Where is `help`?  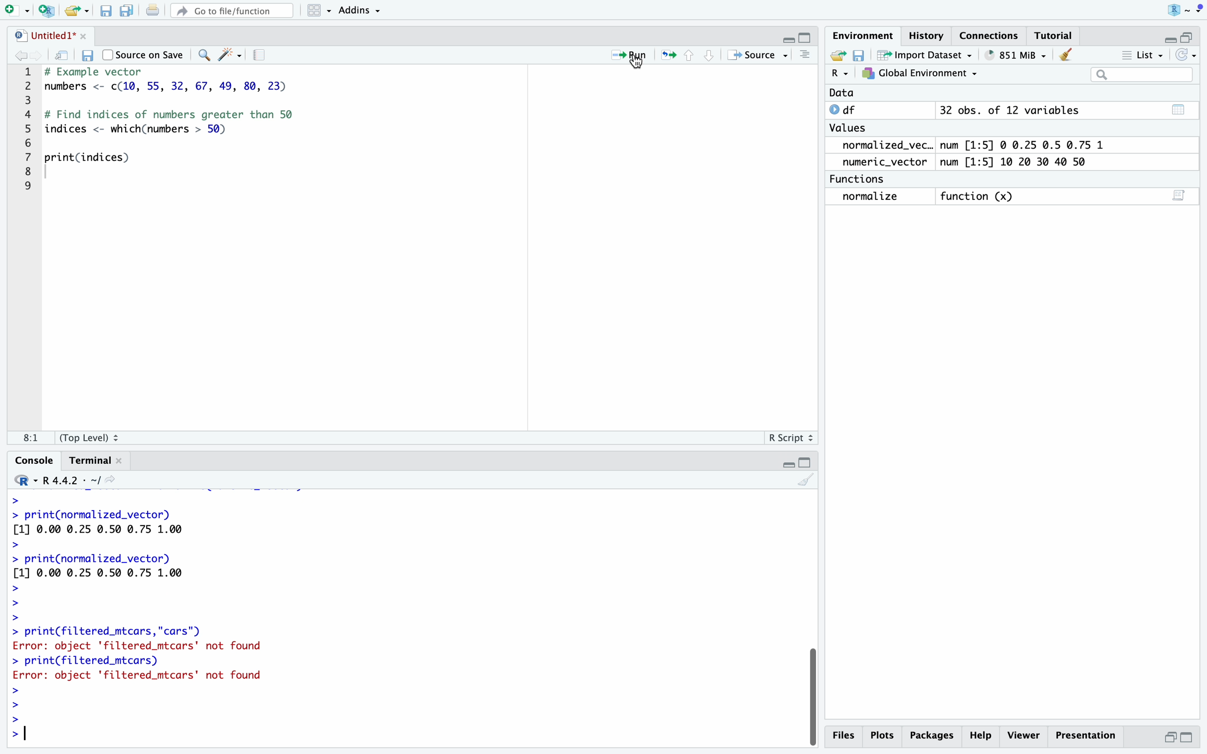
help is located at coordinates (983, 735).